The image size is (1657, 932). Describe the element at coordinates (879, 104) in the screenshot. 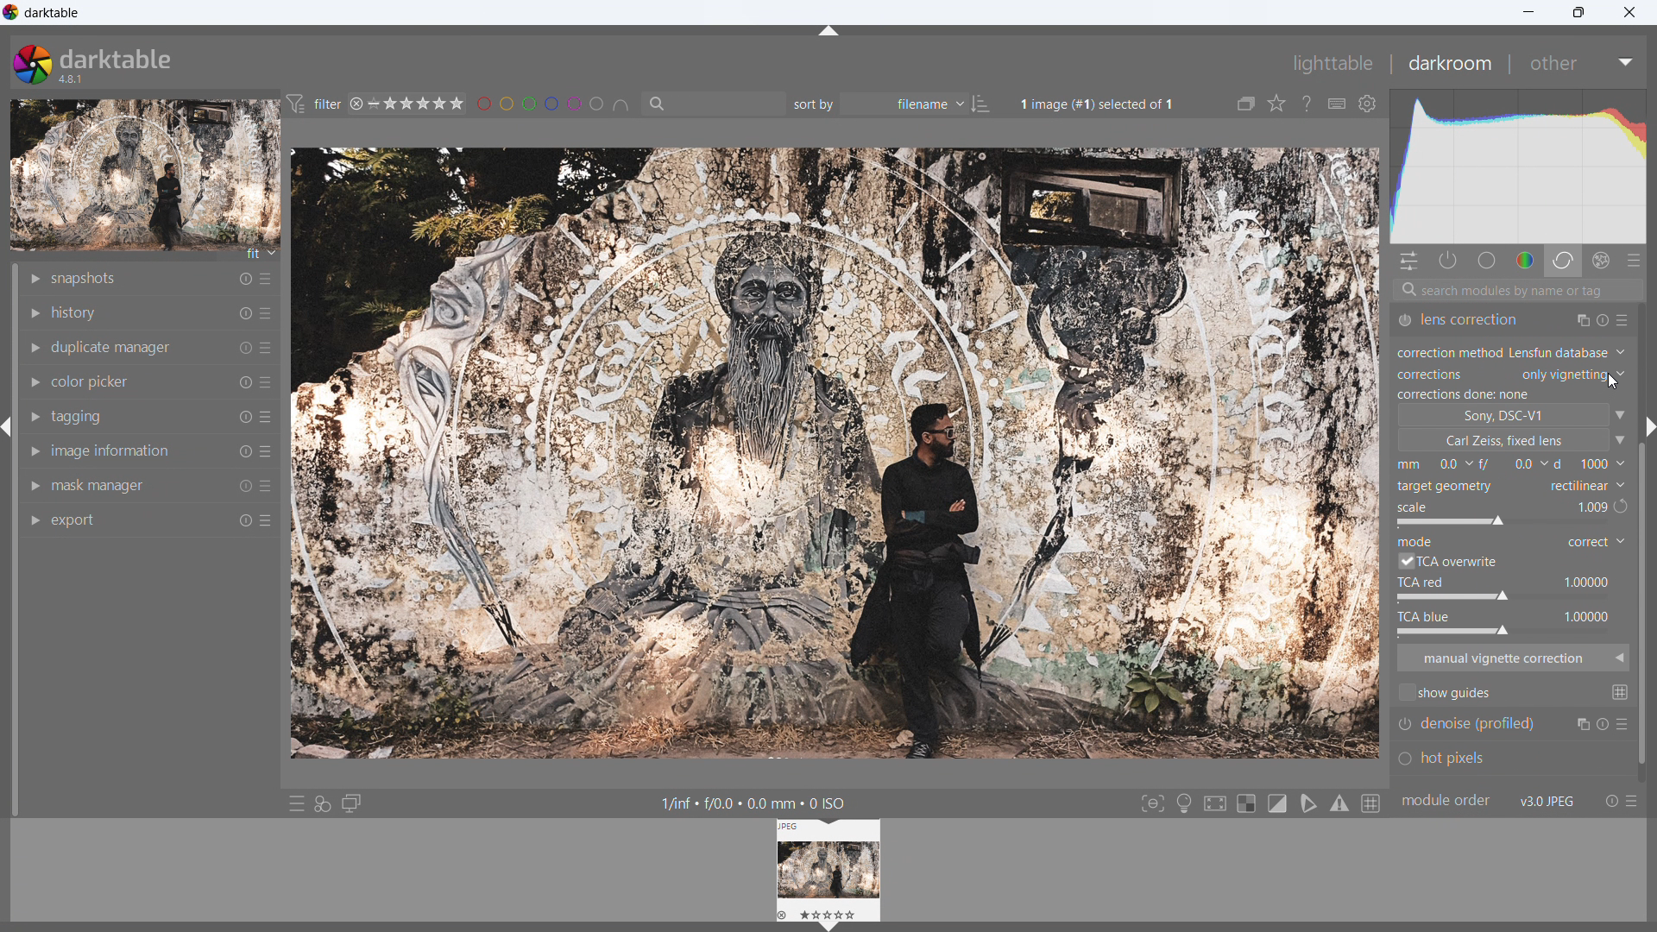

I see `sort by` at that location.